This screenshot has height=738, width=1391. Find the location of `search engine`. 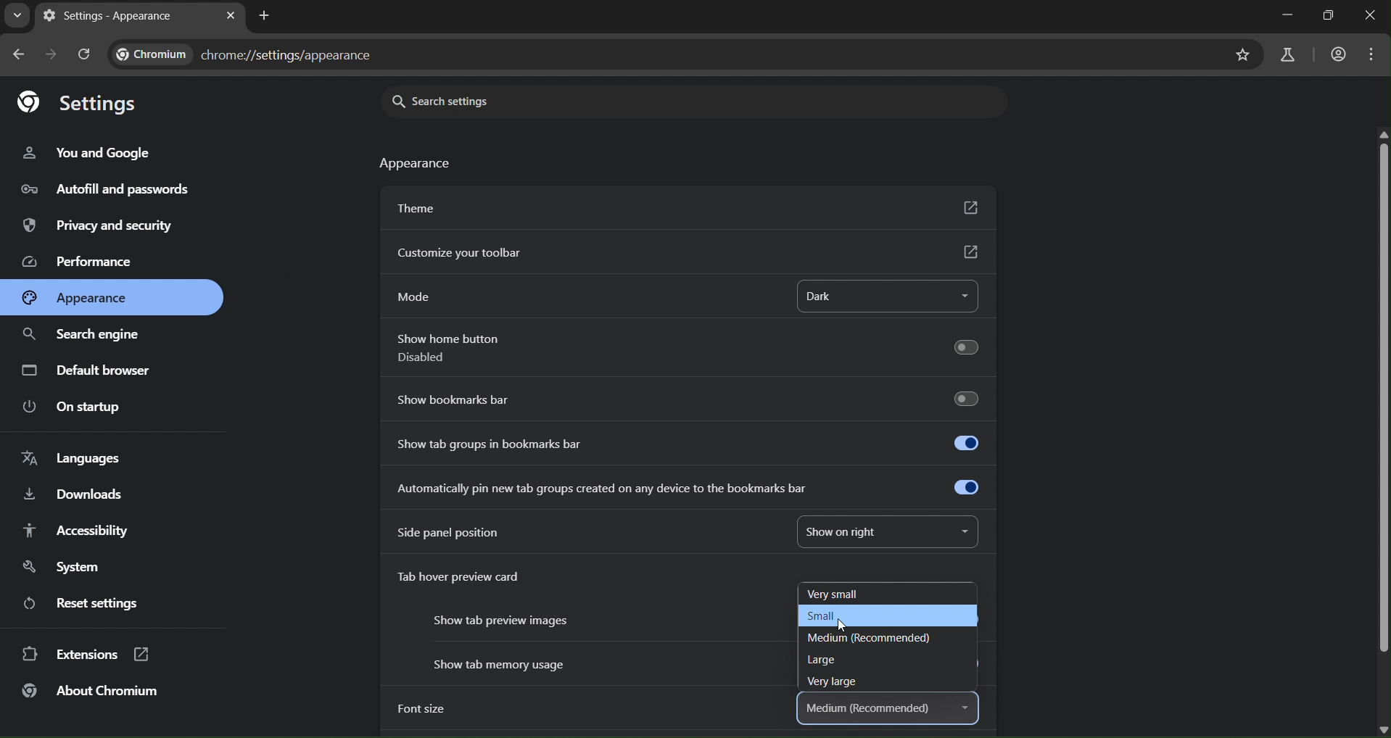

search engine is located at coordinates (81, 335).